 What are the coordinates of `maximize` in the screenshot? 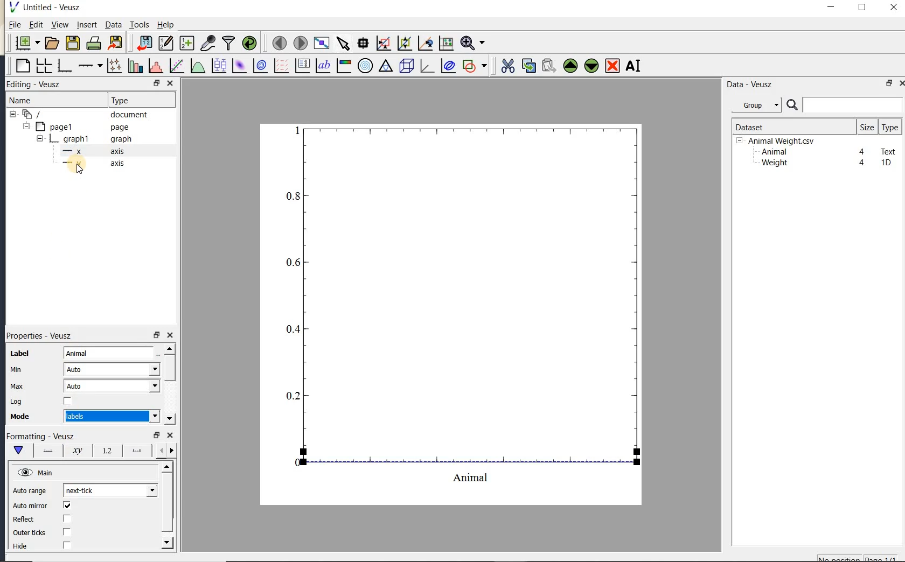 It's located at (862, 8).